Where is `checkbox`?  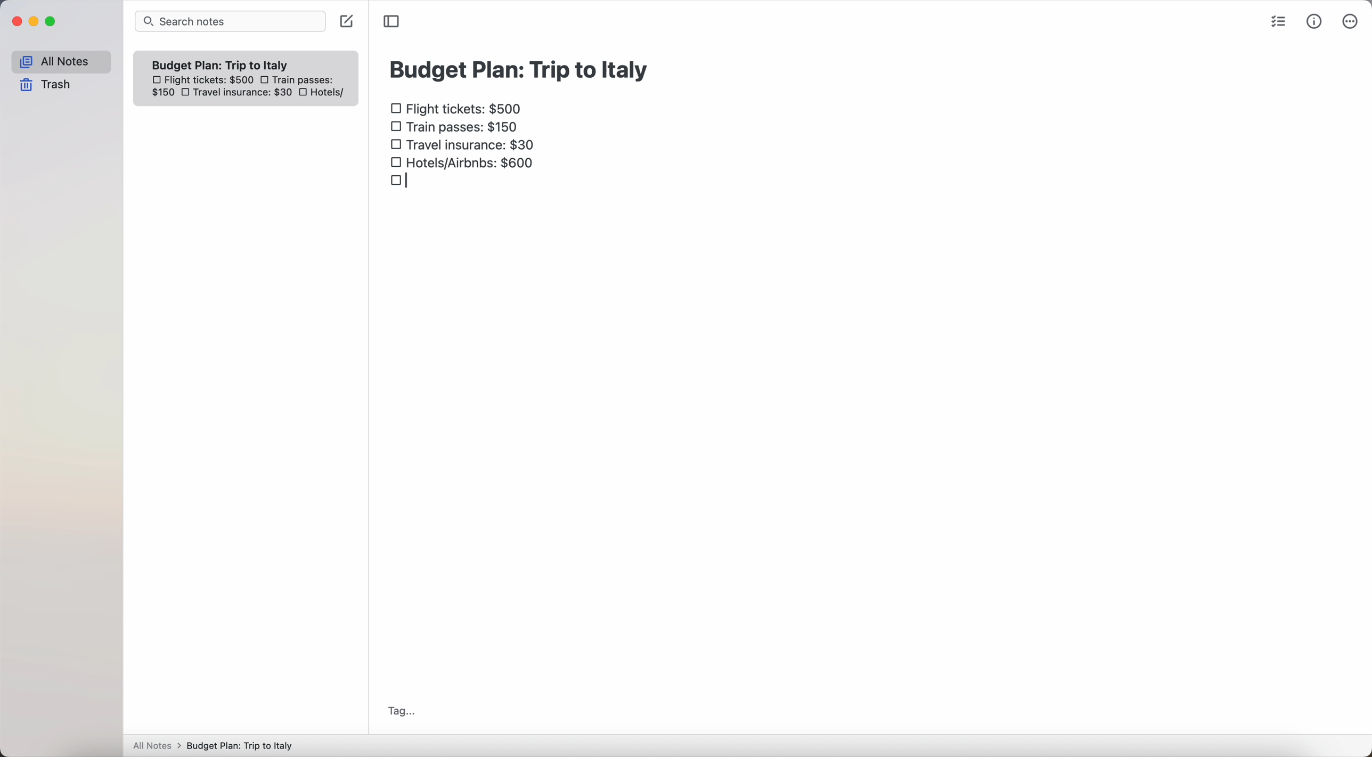 checkbox is located at coordinates (267, 80).